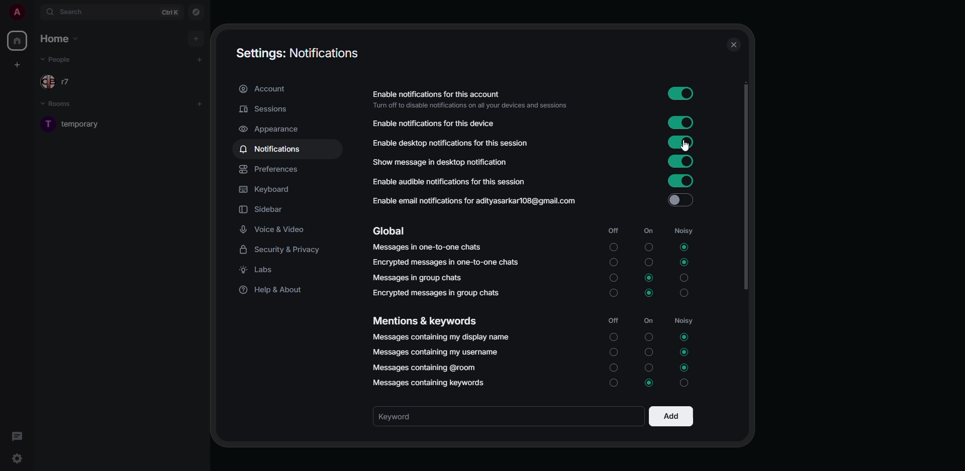  What do you see at coordinates (438, 123) in the screenshot?
I see `enable notifications for this device` at bounding box center [438, 123].